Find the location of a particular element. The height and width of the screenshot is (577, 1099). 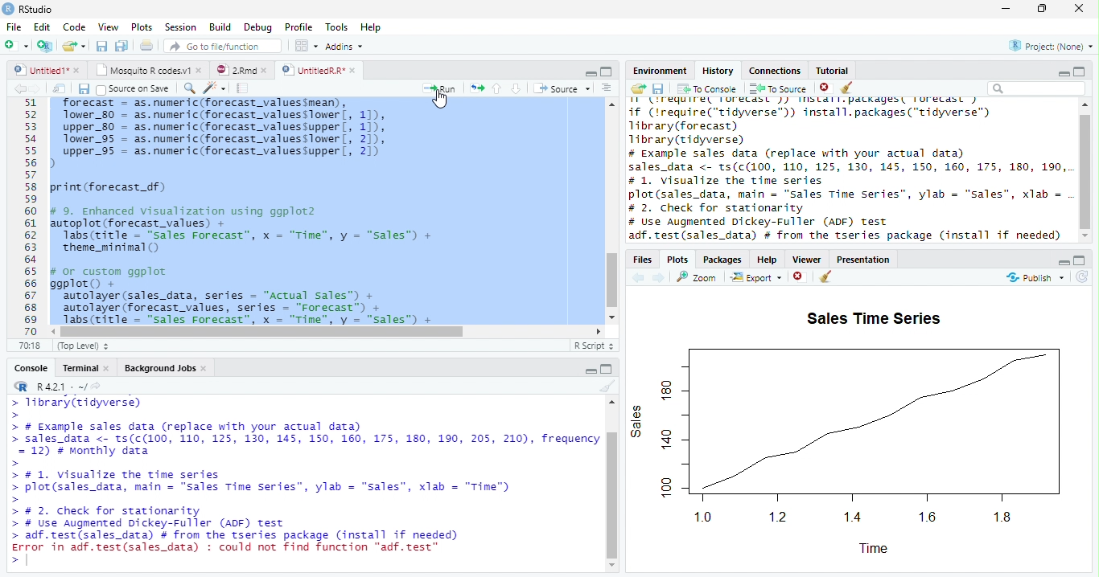

Untitled1 is located at coordinates (47, 70).